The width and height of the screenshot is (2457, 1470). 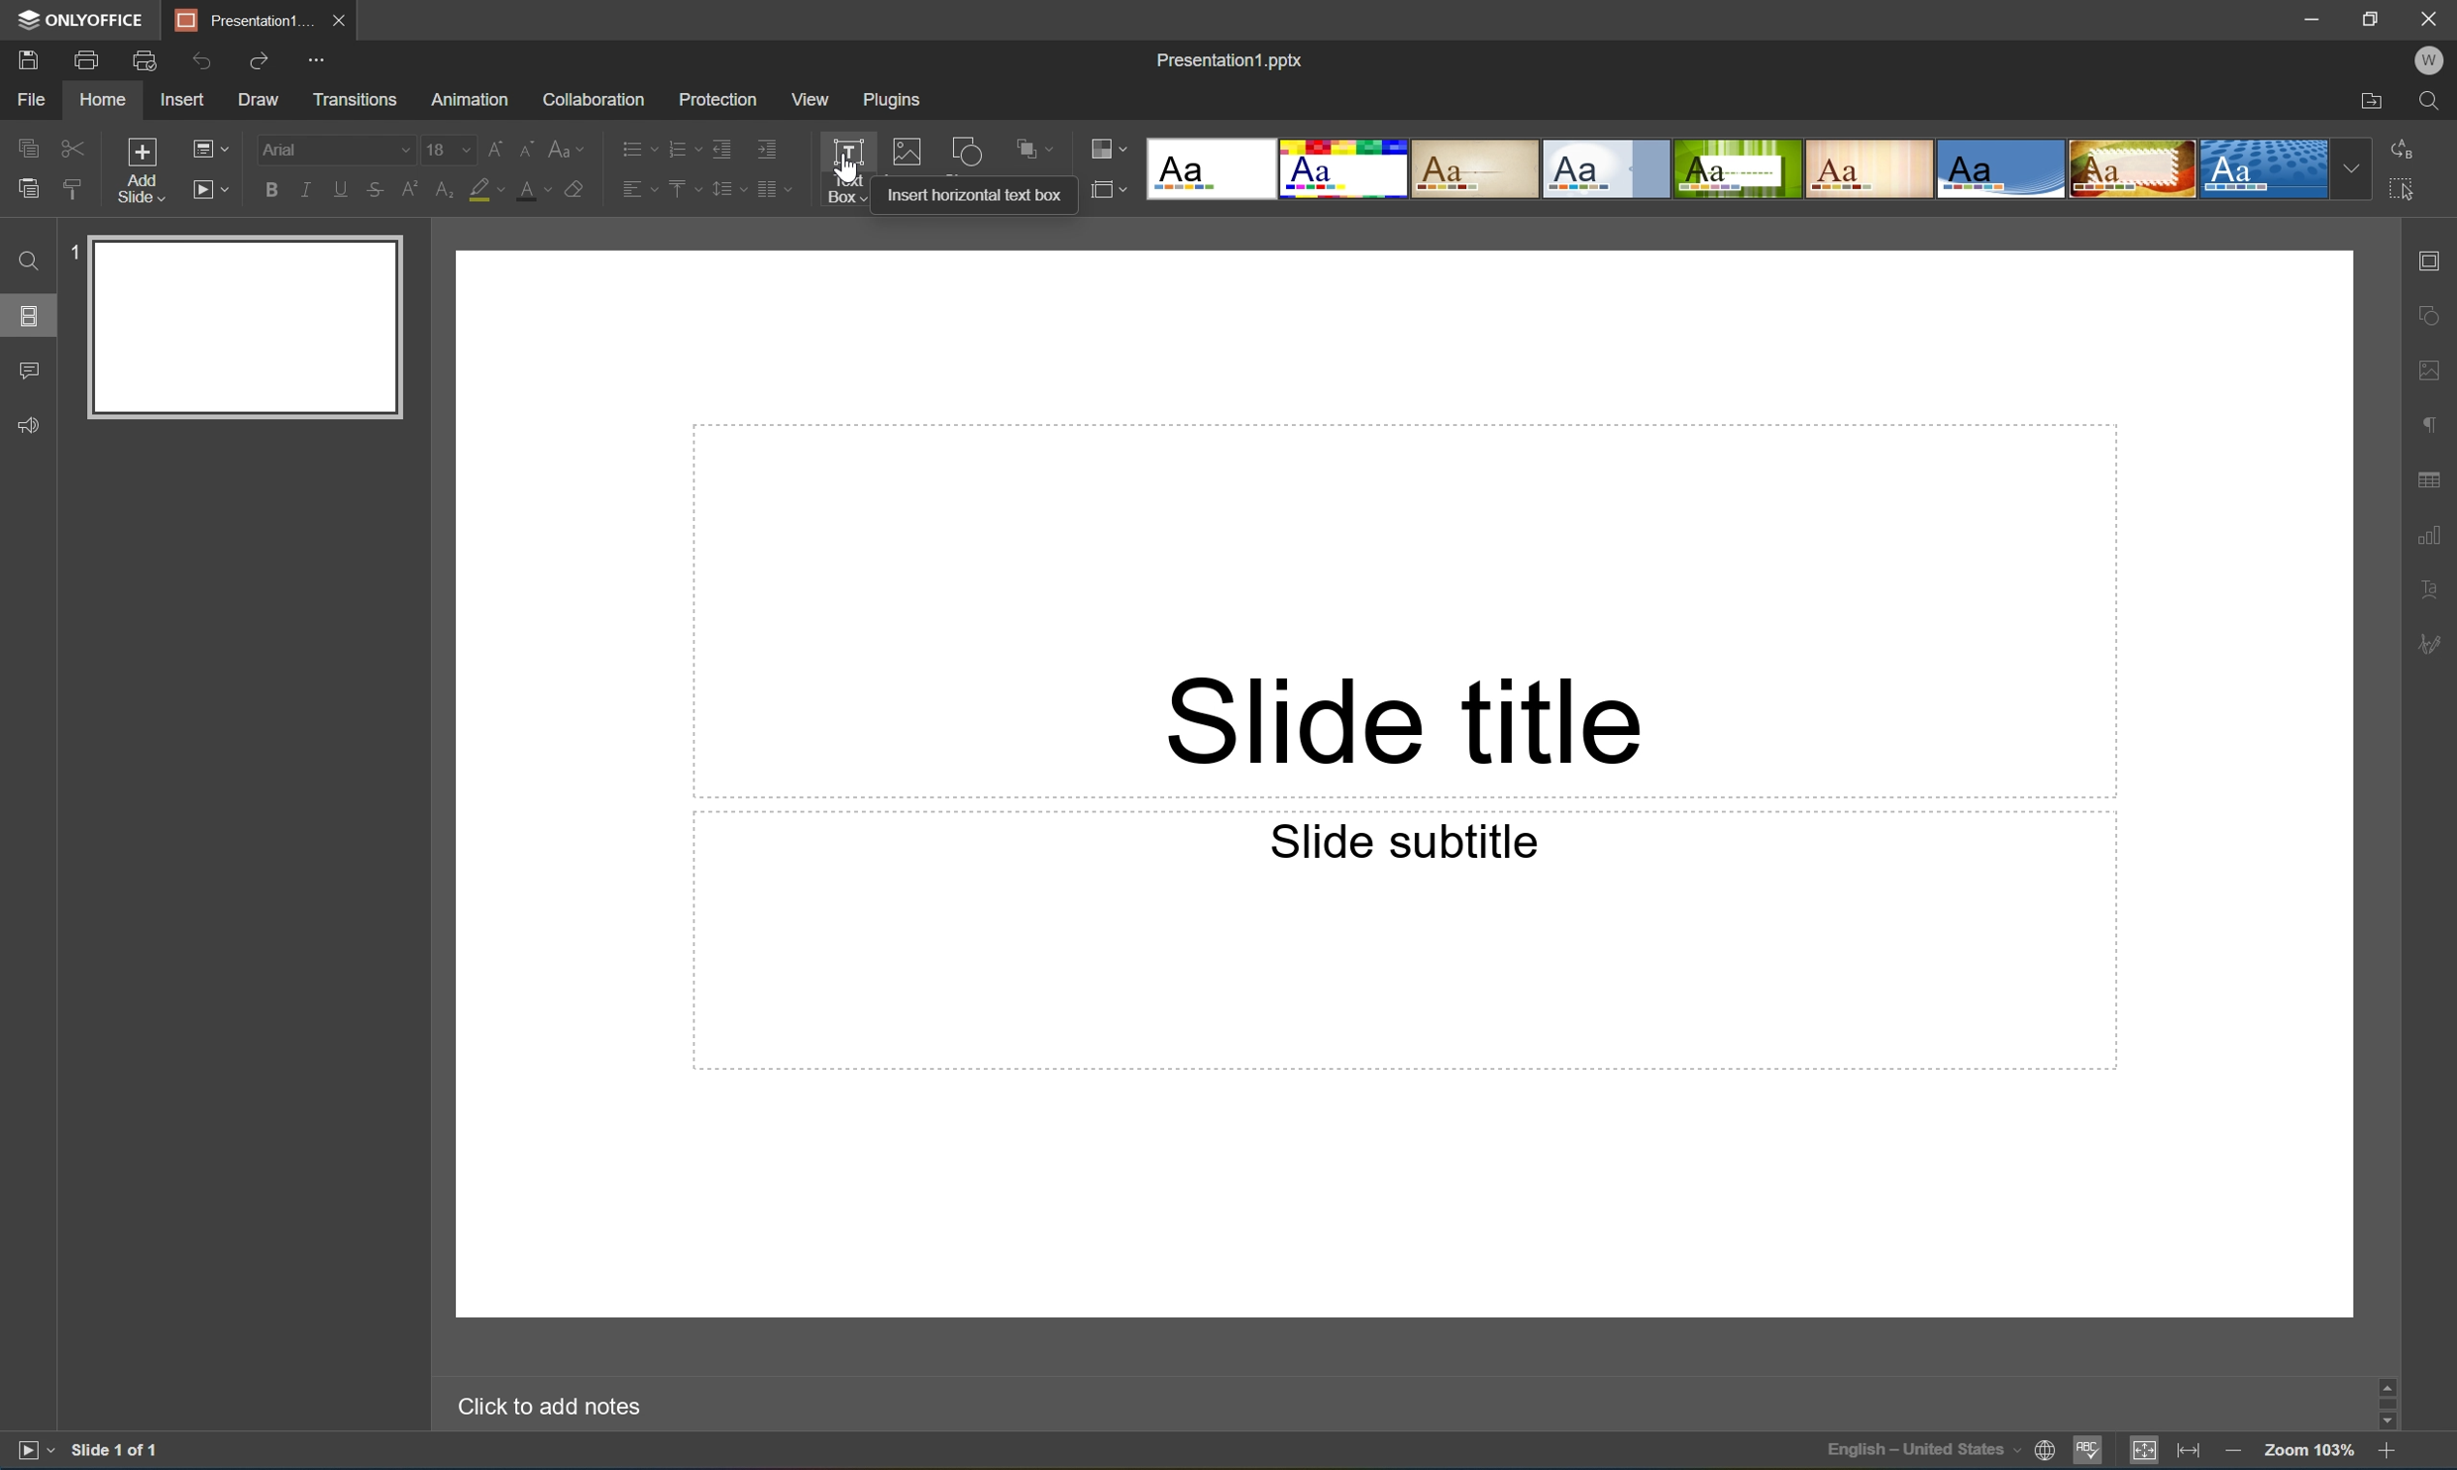 What do you see at coordinates (2382, 1399) in the screenshot?
I see `Scroll Bar` at bounding box center [2382, 1399].